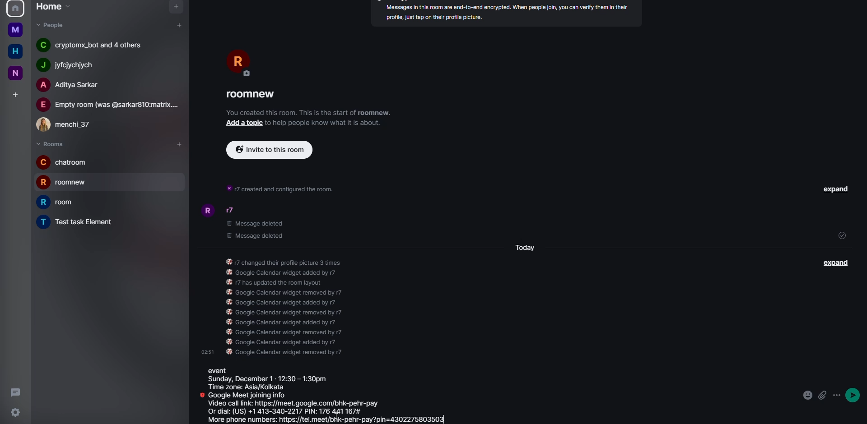 The image size is (867, 424). What do you see at coordinates (834, 394) in the screenshot?
I see `options` at bounding box center [834, 394].